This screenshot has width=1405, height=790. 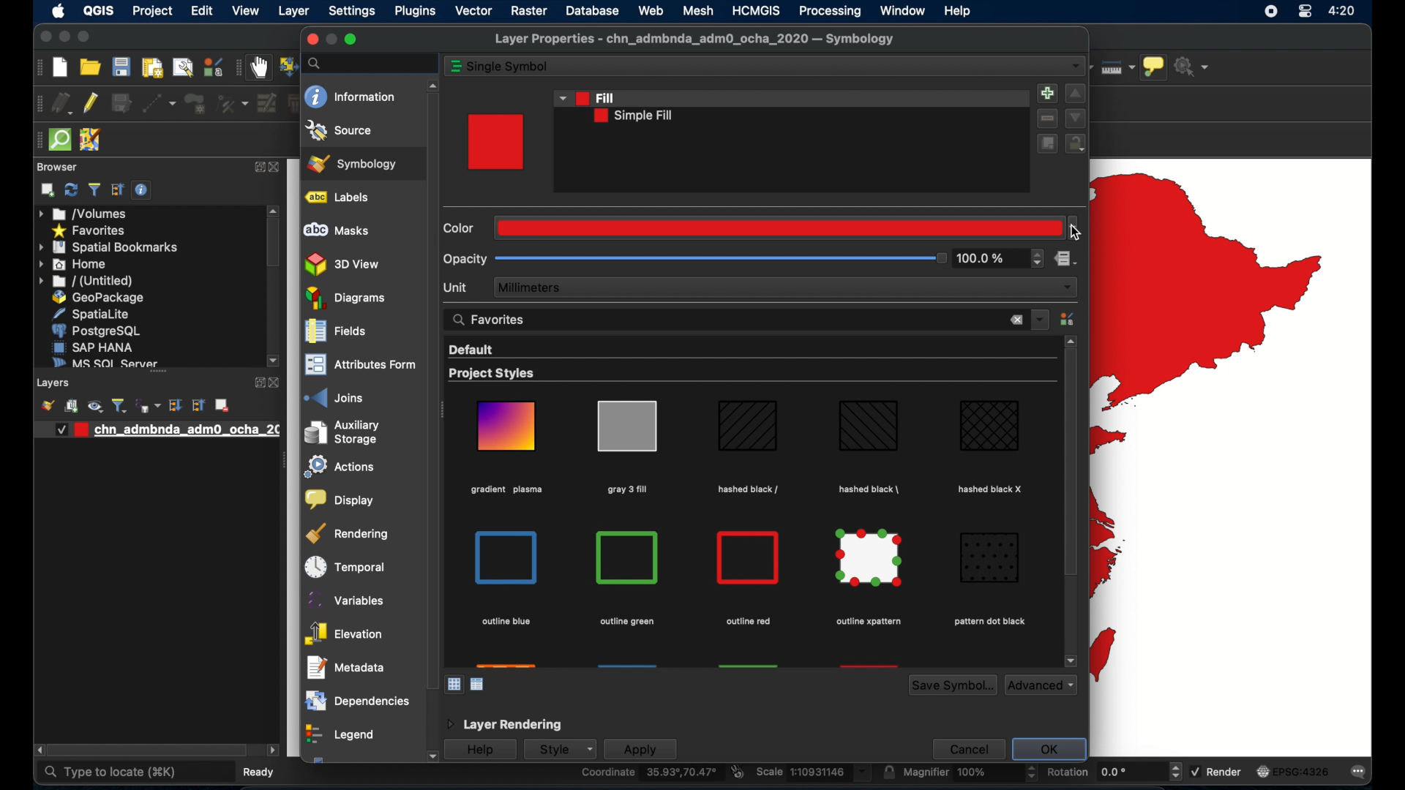 What do you see at coordinates (444, 412) in the screenshot?
I see `drag handle` at bounding box center [444, 412].